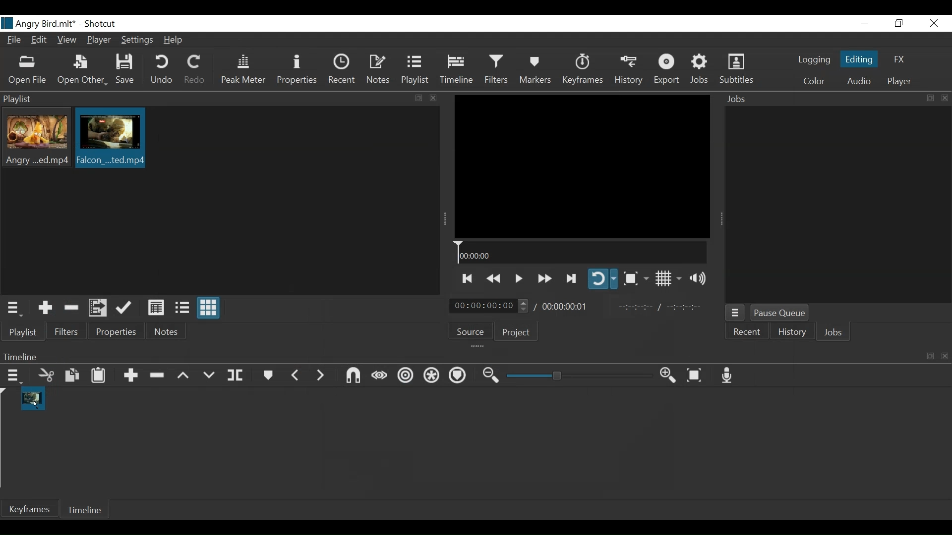  Describe the element at coordinates (837, 205) in the screenshot. I see `Jobs Panel` at that location.